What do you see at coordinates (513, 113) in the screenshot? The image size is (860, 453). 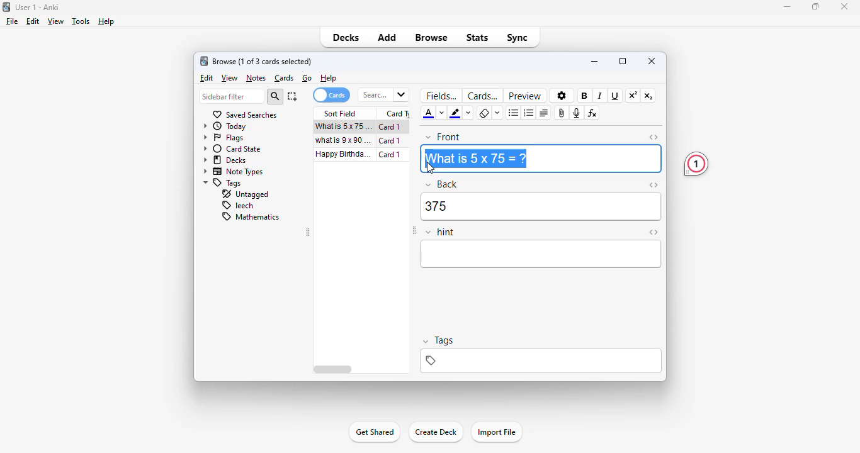 I see `unordered list` at bounding box center [513, 113].